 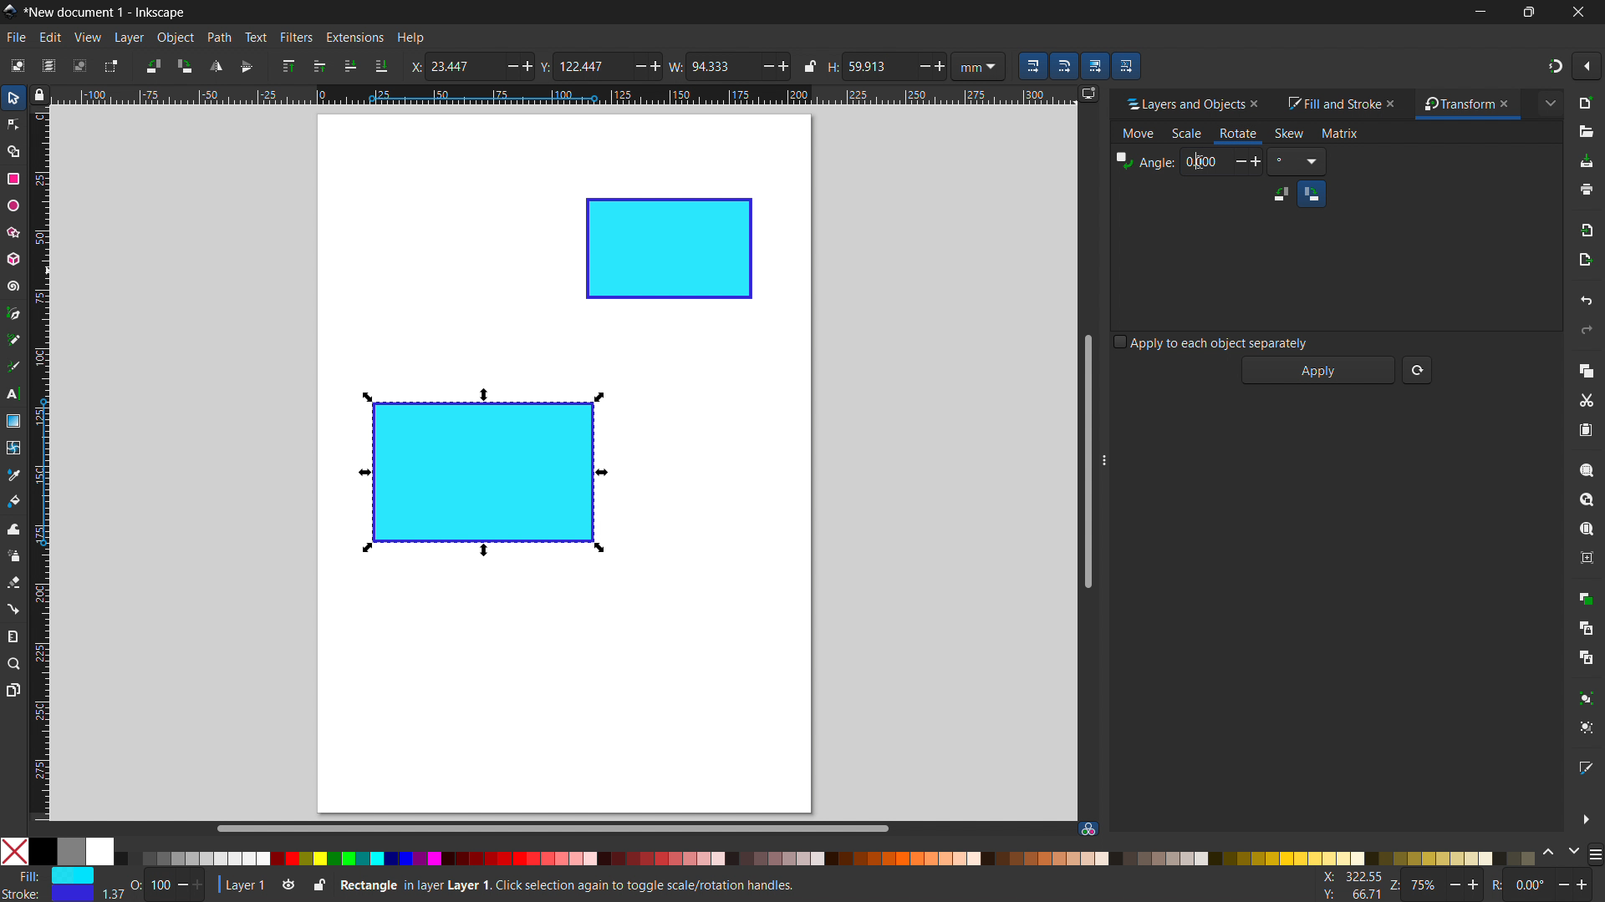 I want to click on paste, so click(x=1585, y=429).